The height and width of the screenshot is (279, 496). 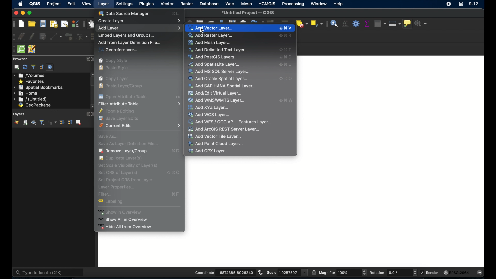 What do you see at coordinates (38, 87) in the screenshot?
I see `spatial bookmarks` at bounding box center [38, 87].